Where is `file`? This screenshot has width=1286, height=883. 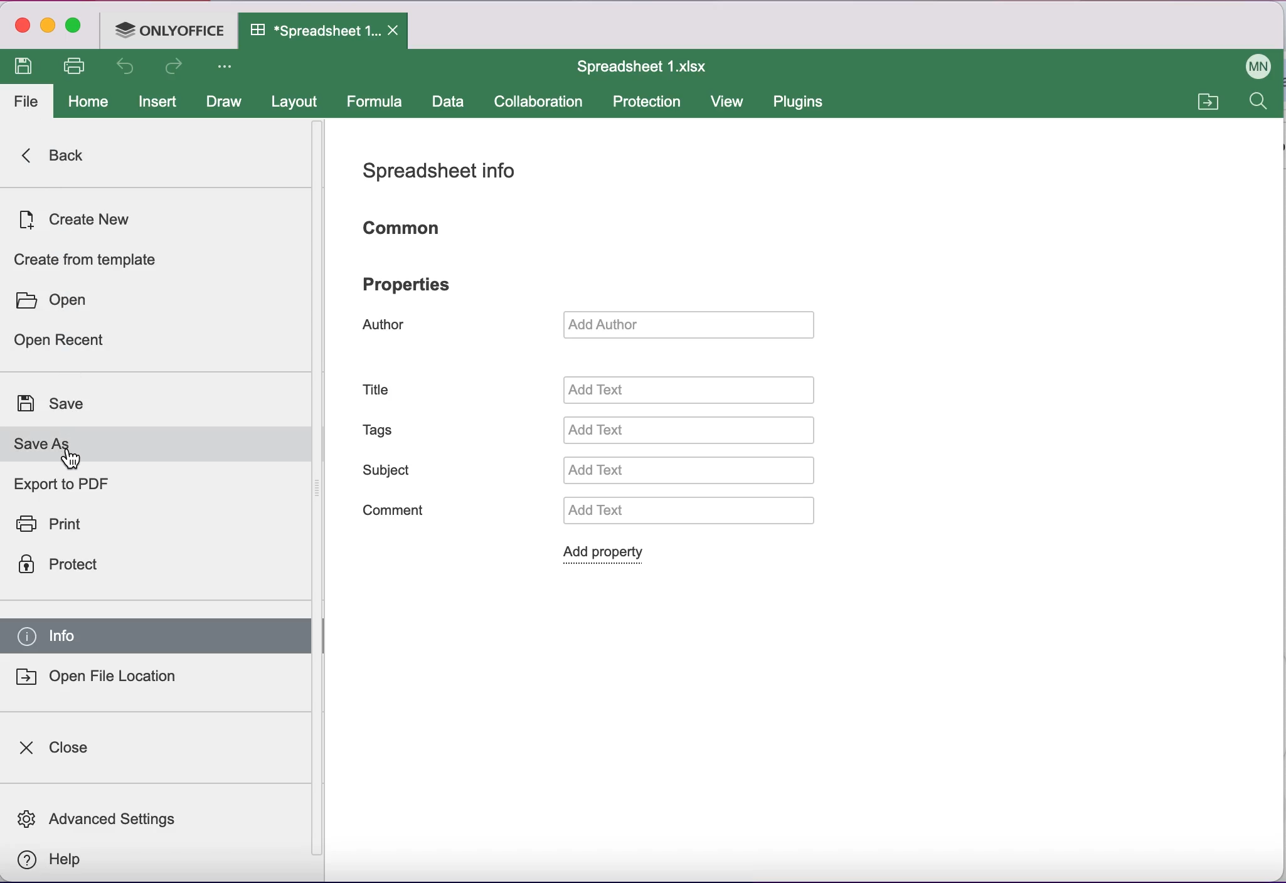
file is located at coordinates (26, 104).